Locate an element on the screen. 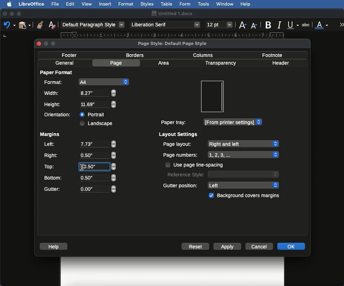 This screenshot has height=286, width=344. Minimize is located at coordinates (12, 14).